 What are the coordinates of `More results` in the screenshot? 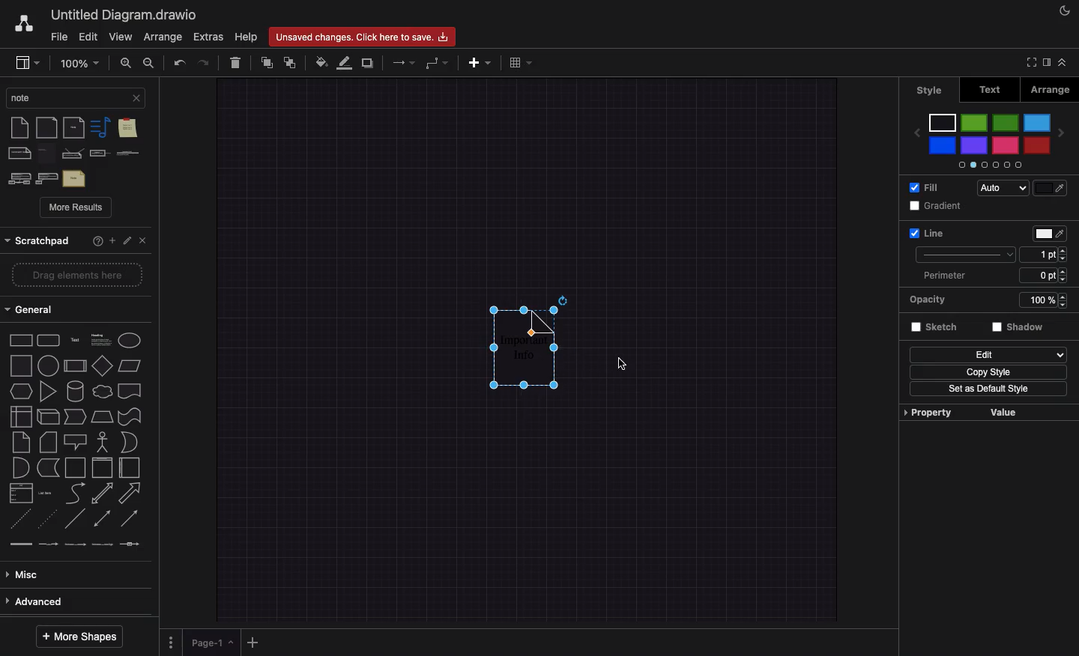 It's located at (76, 208).